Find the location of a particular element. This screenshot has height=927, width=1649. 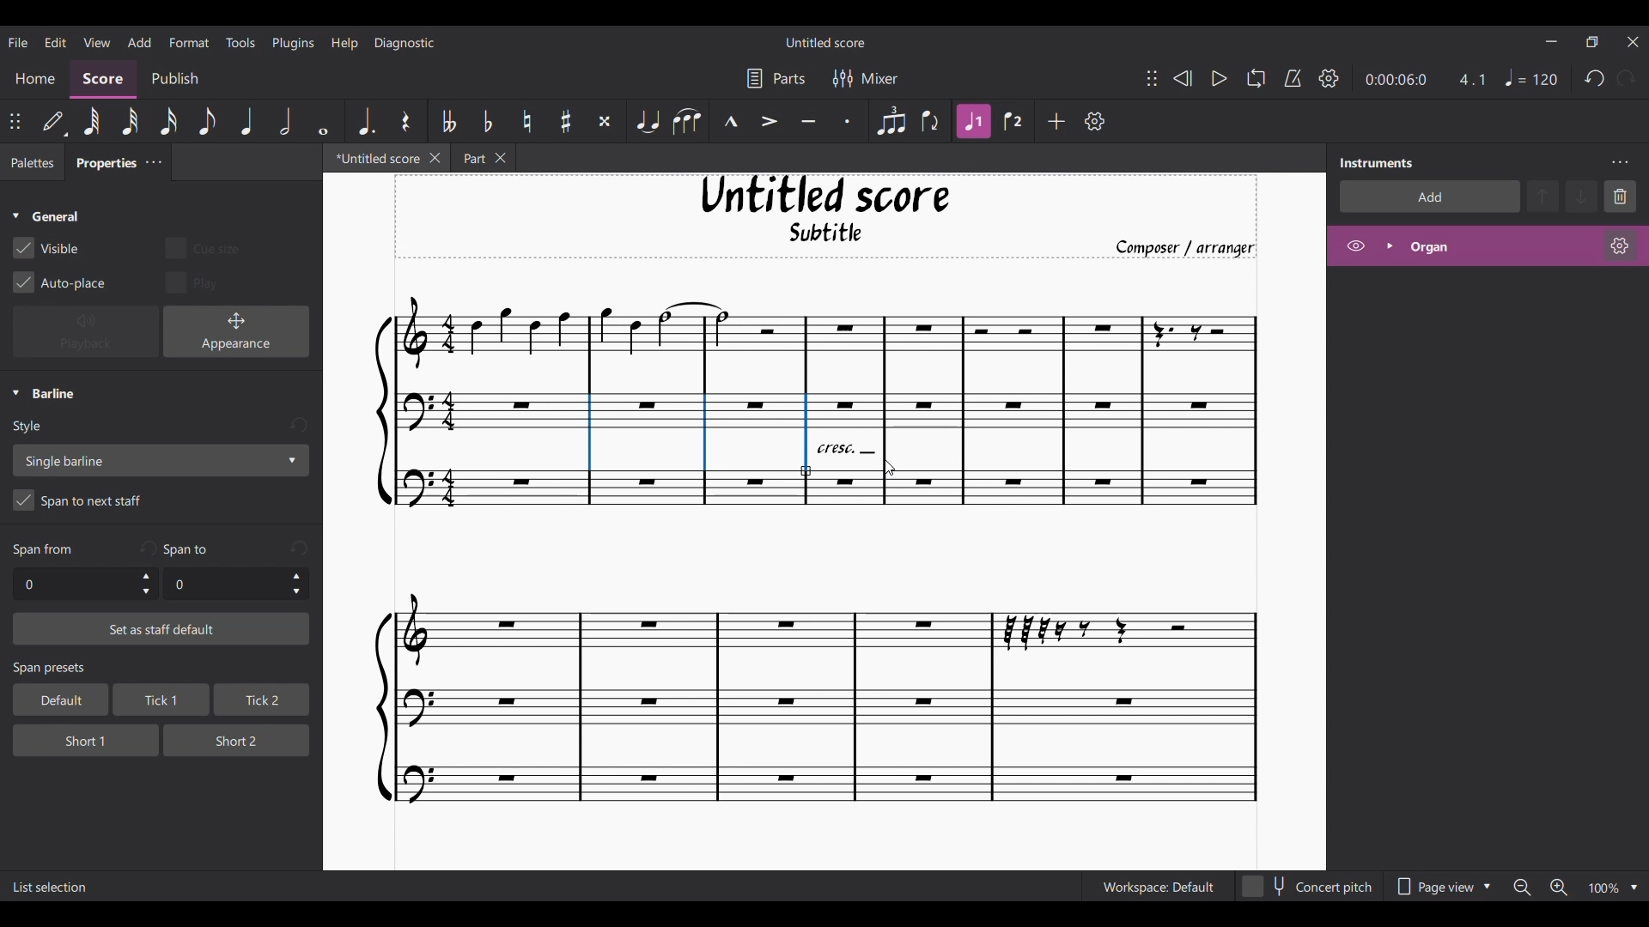

Collapse Barline is located at coordinates (44, 394).